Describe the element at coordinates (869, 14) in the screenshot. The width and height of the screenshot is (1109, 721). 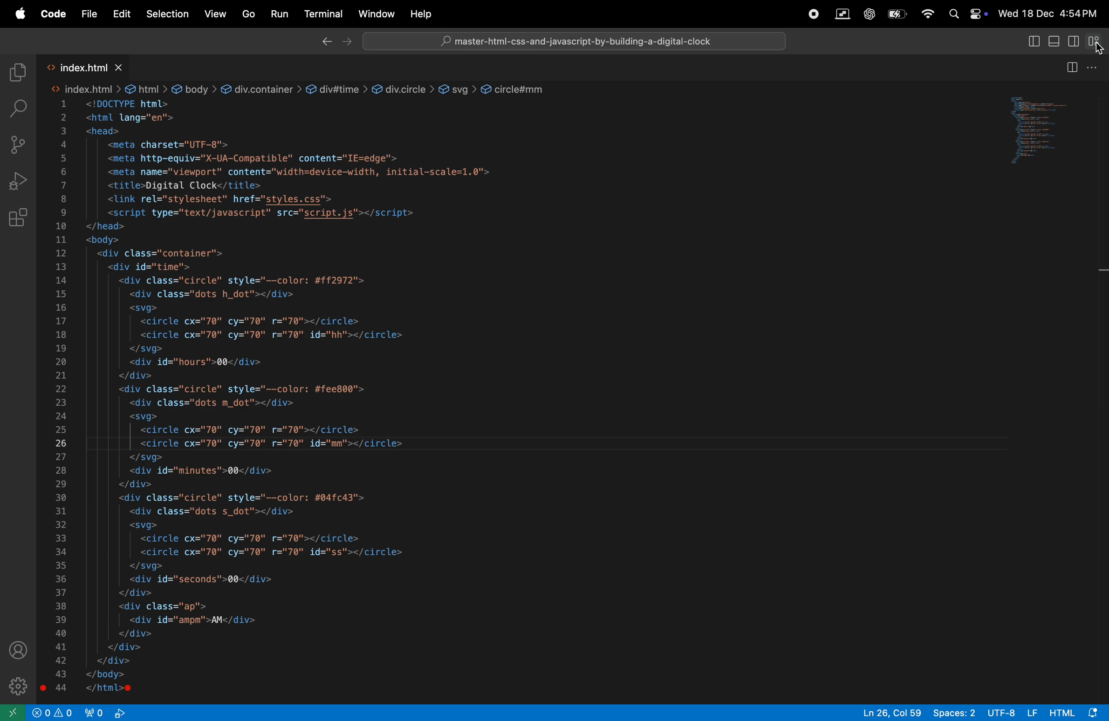
I see `chatgpt` at that location.